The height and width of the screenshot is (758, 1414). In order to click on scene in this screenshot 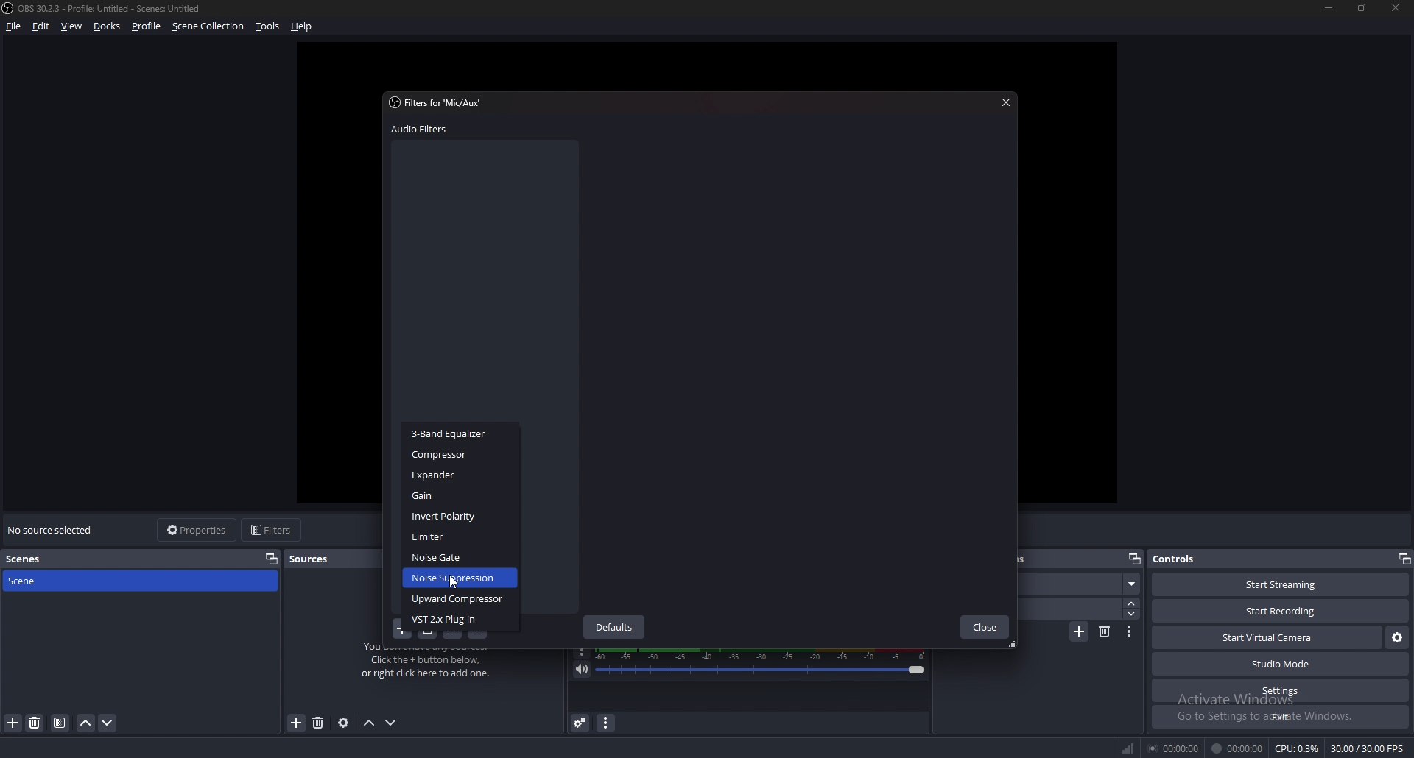, I will do `click(1081, 583)`.